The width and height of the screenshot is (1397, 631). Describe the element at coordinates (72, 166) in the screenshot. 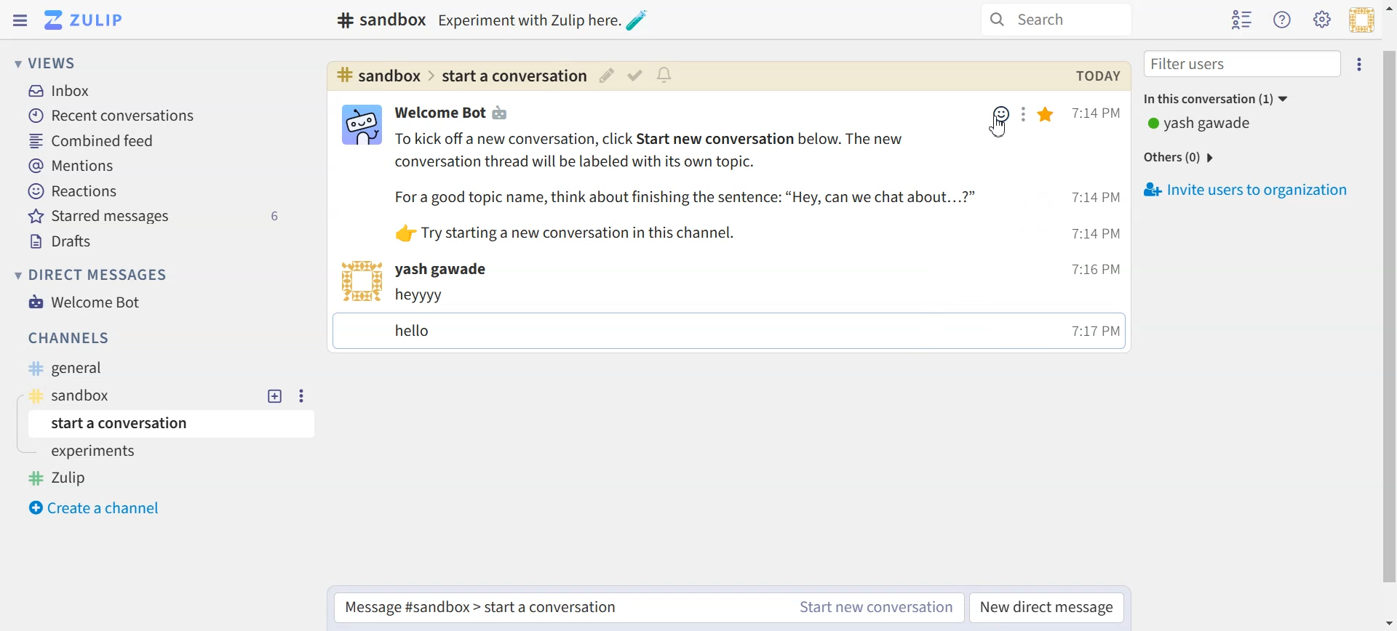

I see `Mentions` at that location.